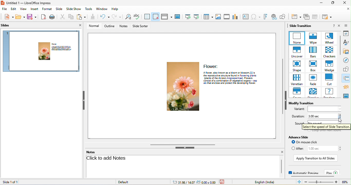  Describe the element at coordinates (81, 16) in the screenshot. I see `paste` at that location.